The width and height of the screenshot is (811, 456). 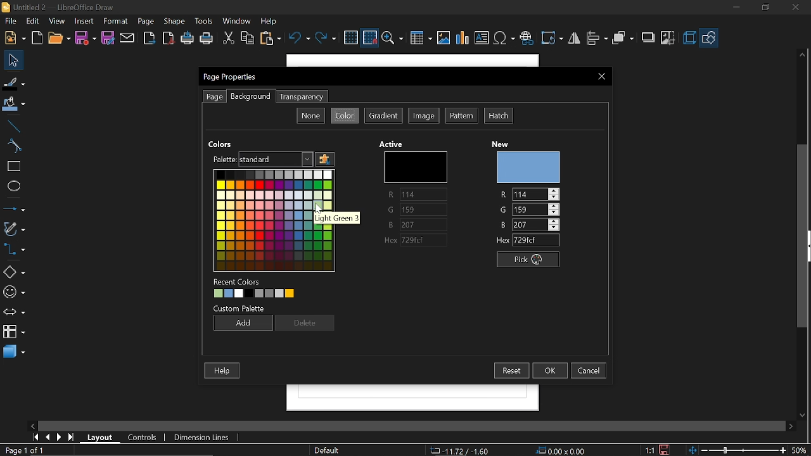 What do you see at coordinates (328, 450) in the screenshot?
I see `Page Style` at bounding box center [328, 450].